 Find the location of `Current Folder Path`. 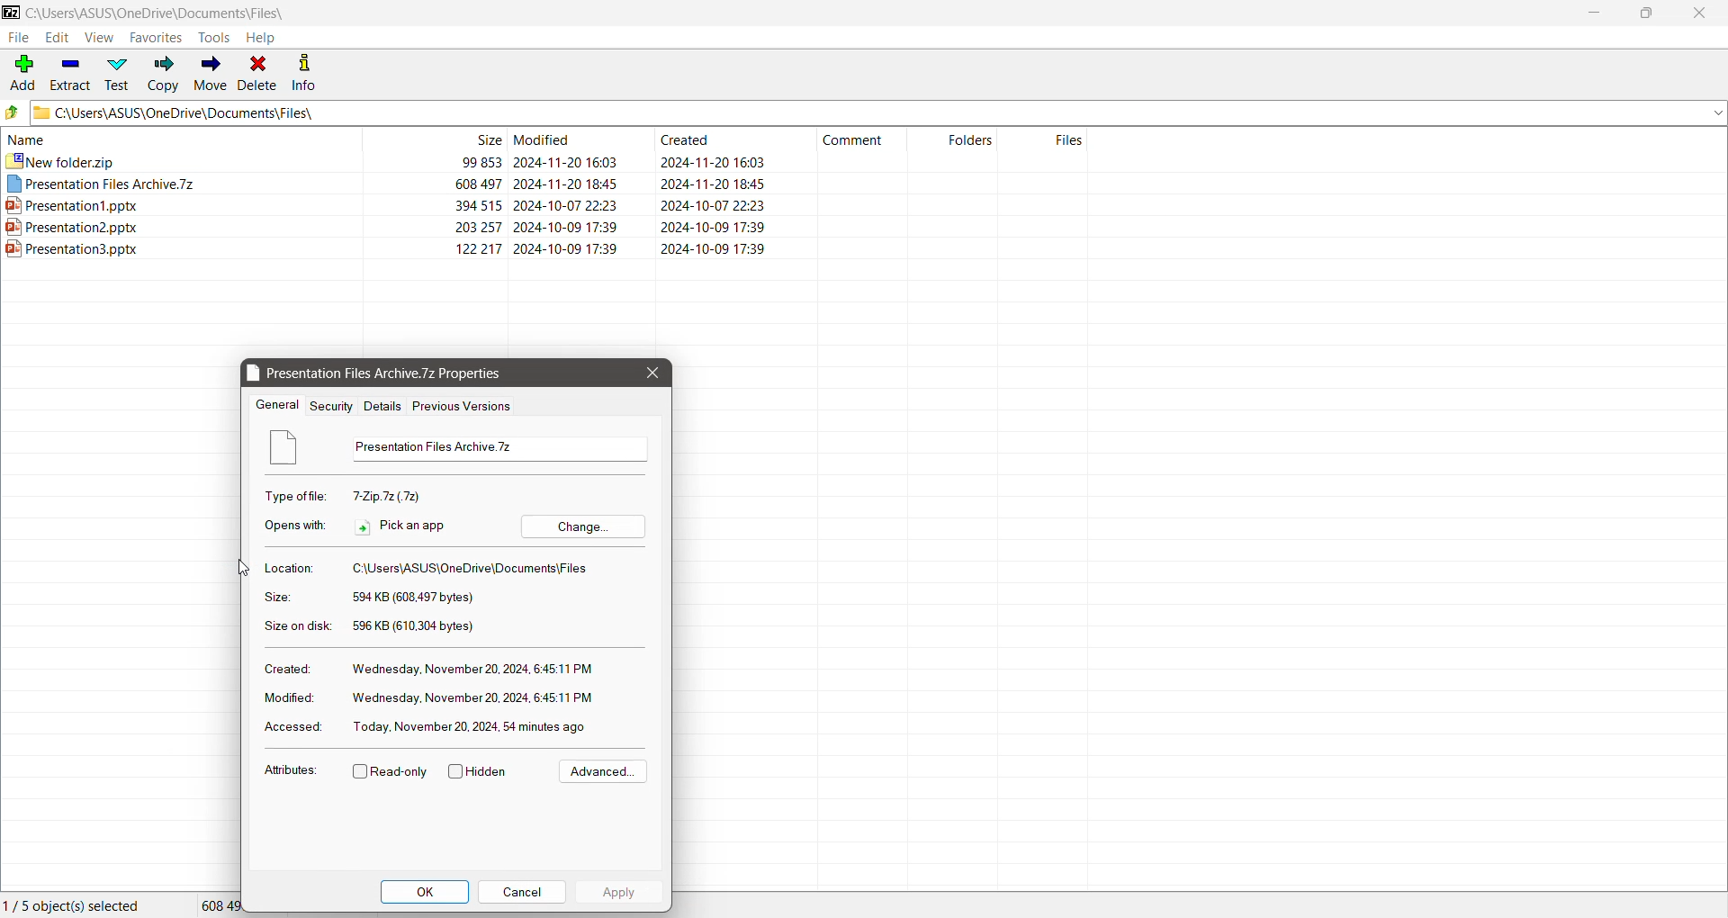

Current Folder Path is located at coordinates (880, 112).